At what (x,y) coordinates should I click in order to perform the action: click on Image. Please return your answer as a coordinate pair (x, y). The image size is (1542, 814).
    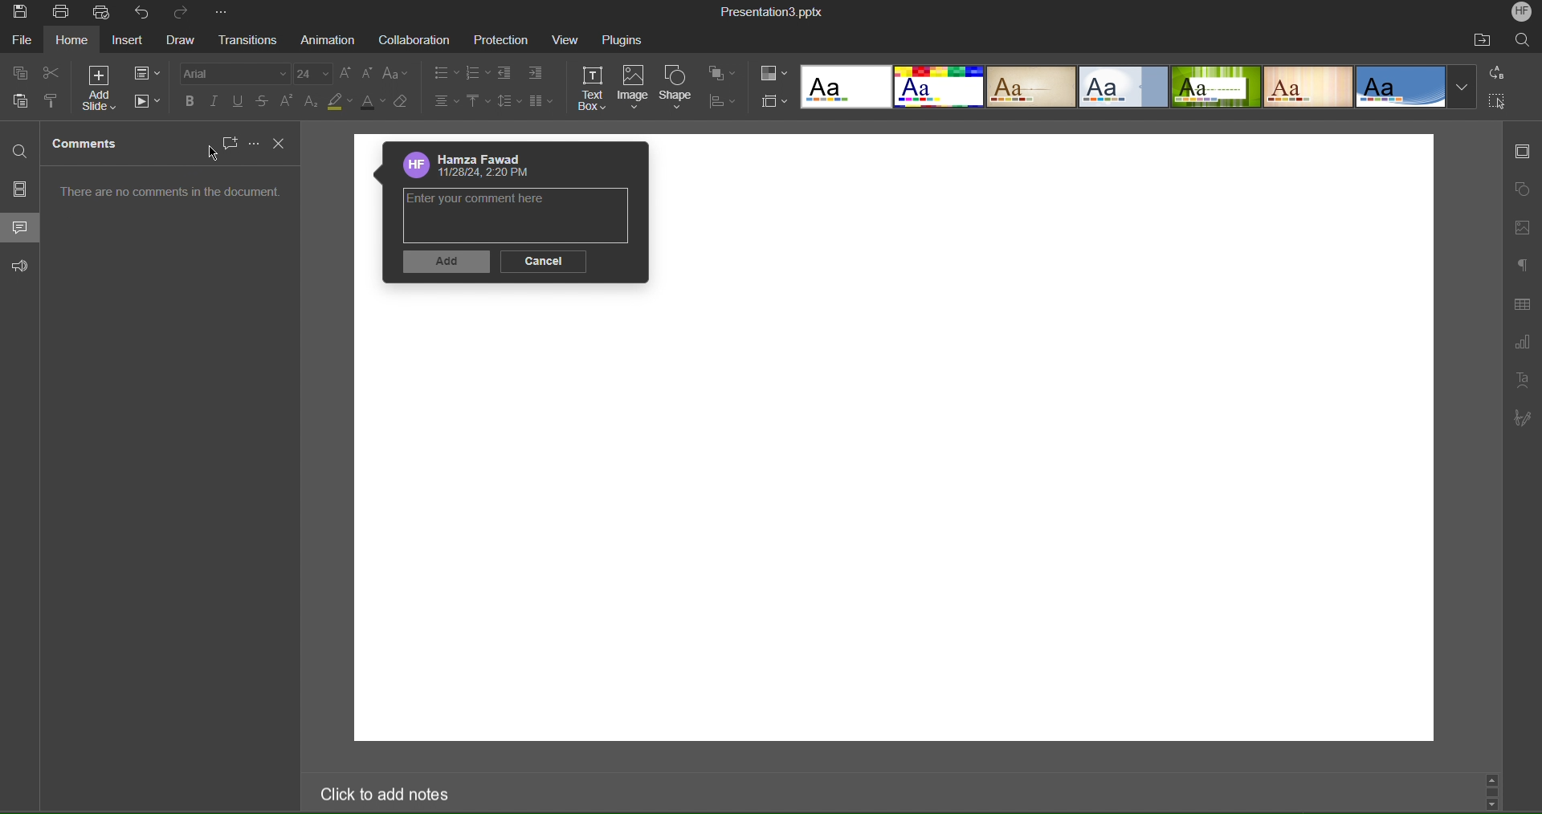
    Looking at the image, I should click on (636, 88).